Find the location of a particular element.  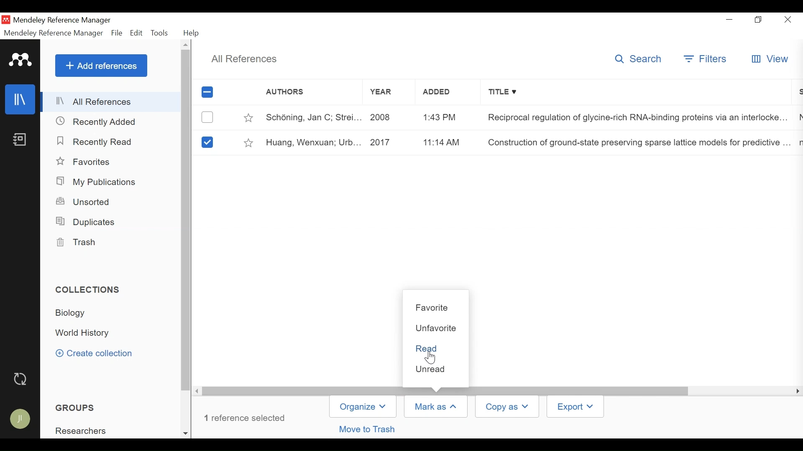

1:43 PM is located at coordinates (440, 117).